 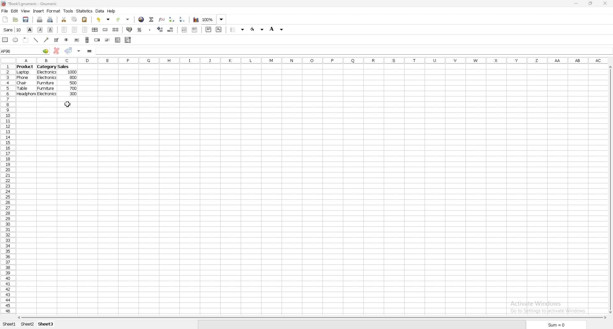 What do you see at coordinates (26, 94) in the screenshot?
I see `headphone` at bounding box center [26, 94].